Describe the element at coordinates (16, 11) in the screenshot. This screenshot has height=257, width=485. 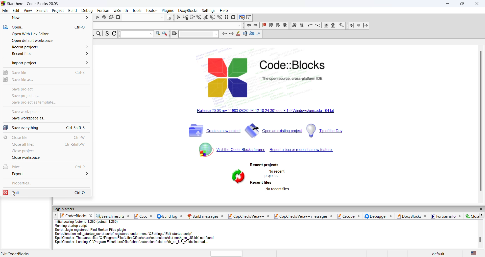
I see `edit` at that location.